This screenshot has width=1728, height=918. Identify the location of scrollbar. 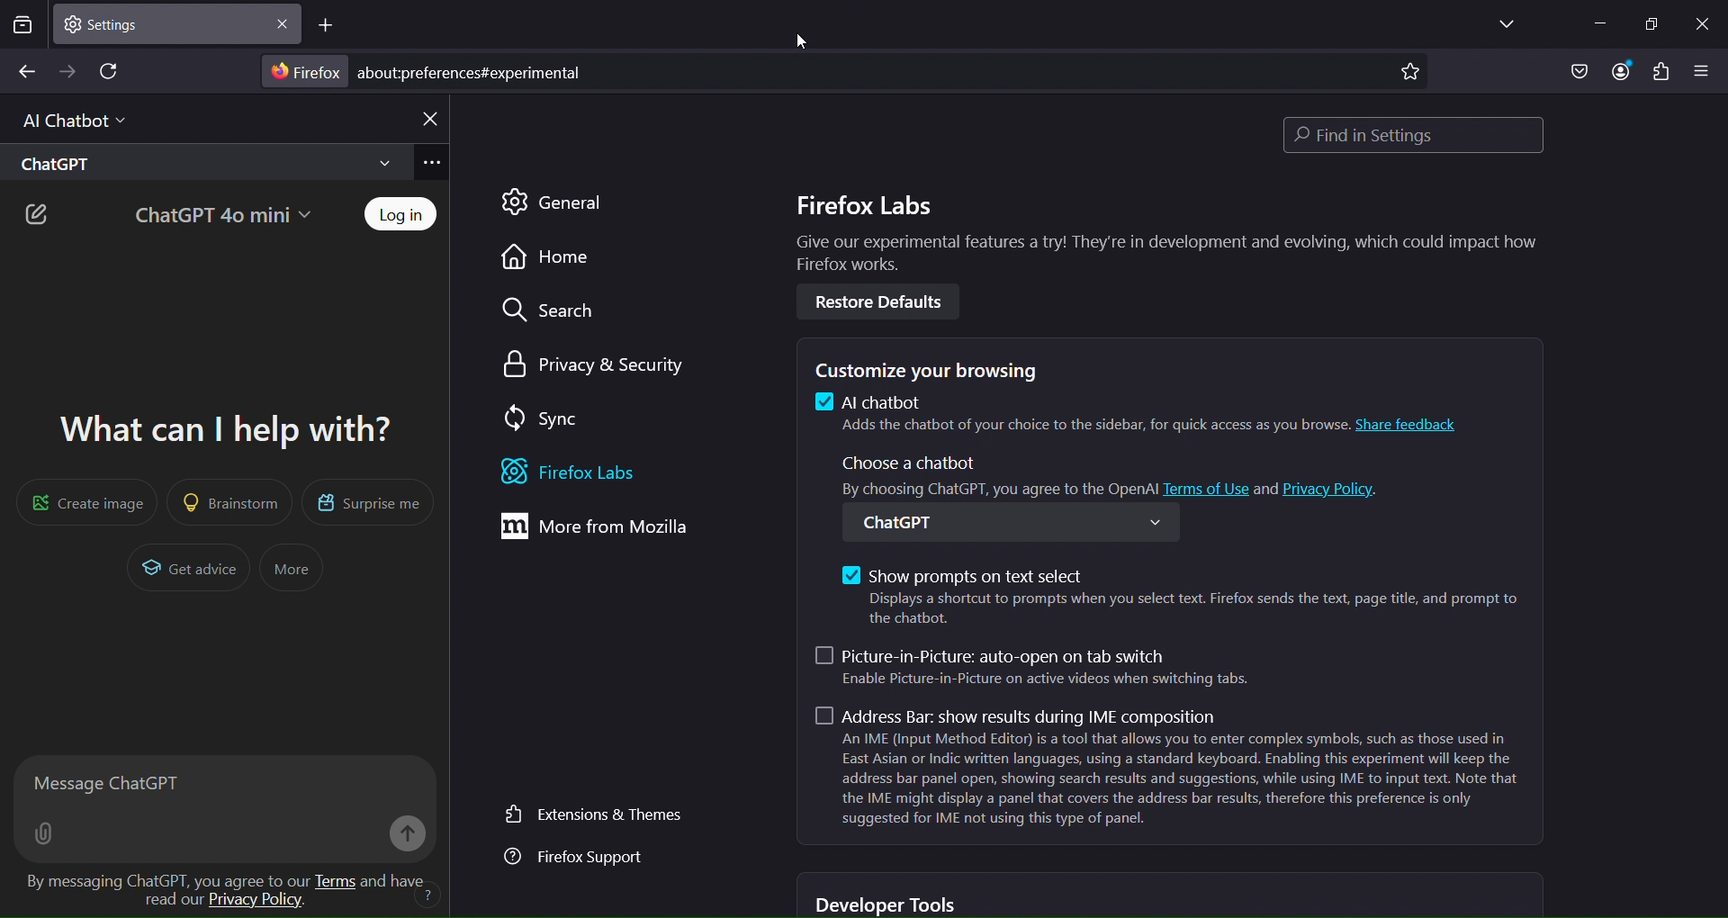
(1717, 437).